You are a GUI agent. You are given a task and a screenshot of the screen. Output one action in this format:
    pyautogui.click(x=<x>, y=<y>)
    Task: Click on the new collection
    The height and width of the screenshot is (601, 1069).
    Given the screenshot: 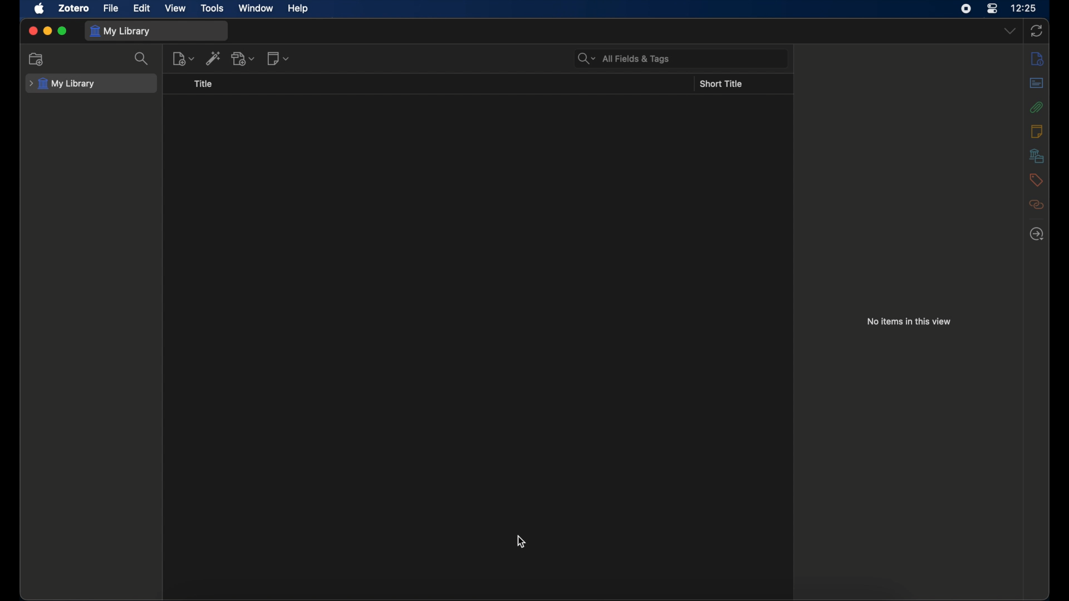 What is the action you would take?
    pyautogui.click(x=36, y=60)
    